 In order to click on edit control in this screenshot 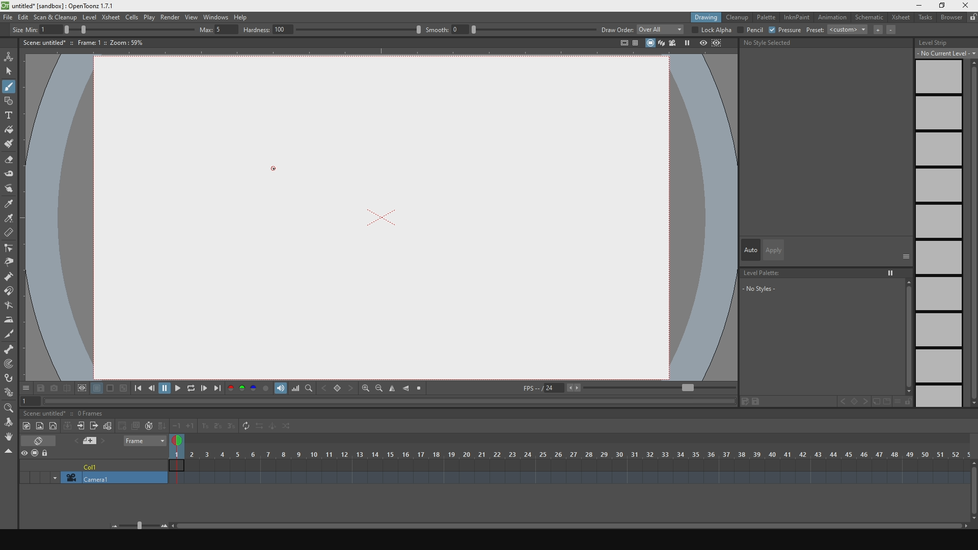, I will do `click(10, 249)`.